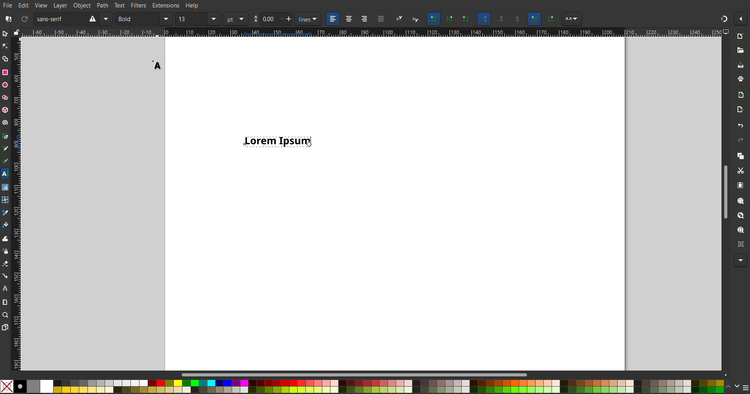 The height and width of the screenshot is (394, 750). I want to click on Select, so click(5, 35).